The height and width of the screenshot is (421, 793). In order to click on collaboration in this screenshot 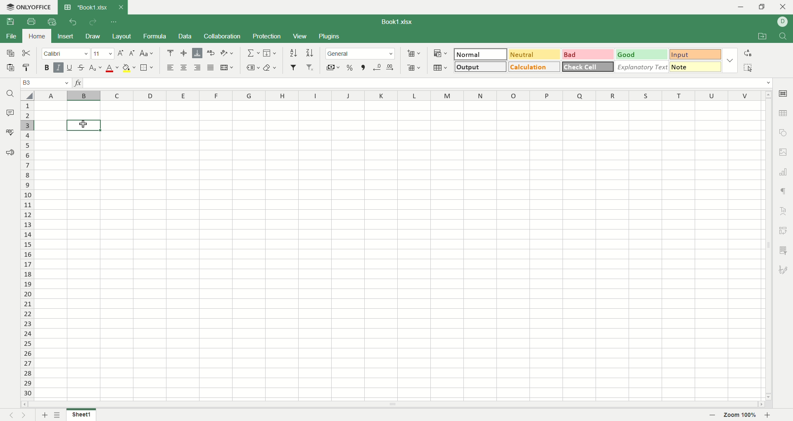, I will do `click(223, 36)`.